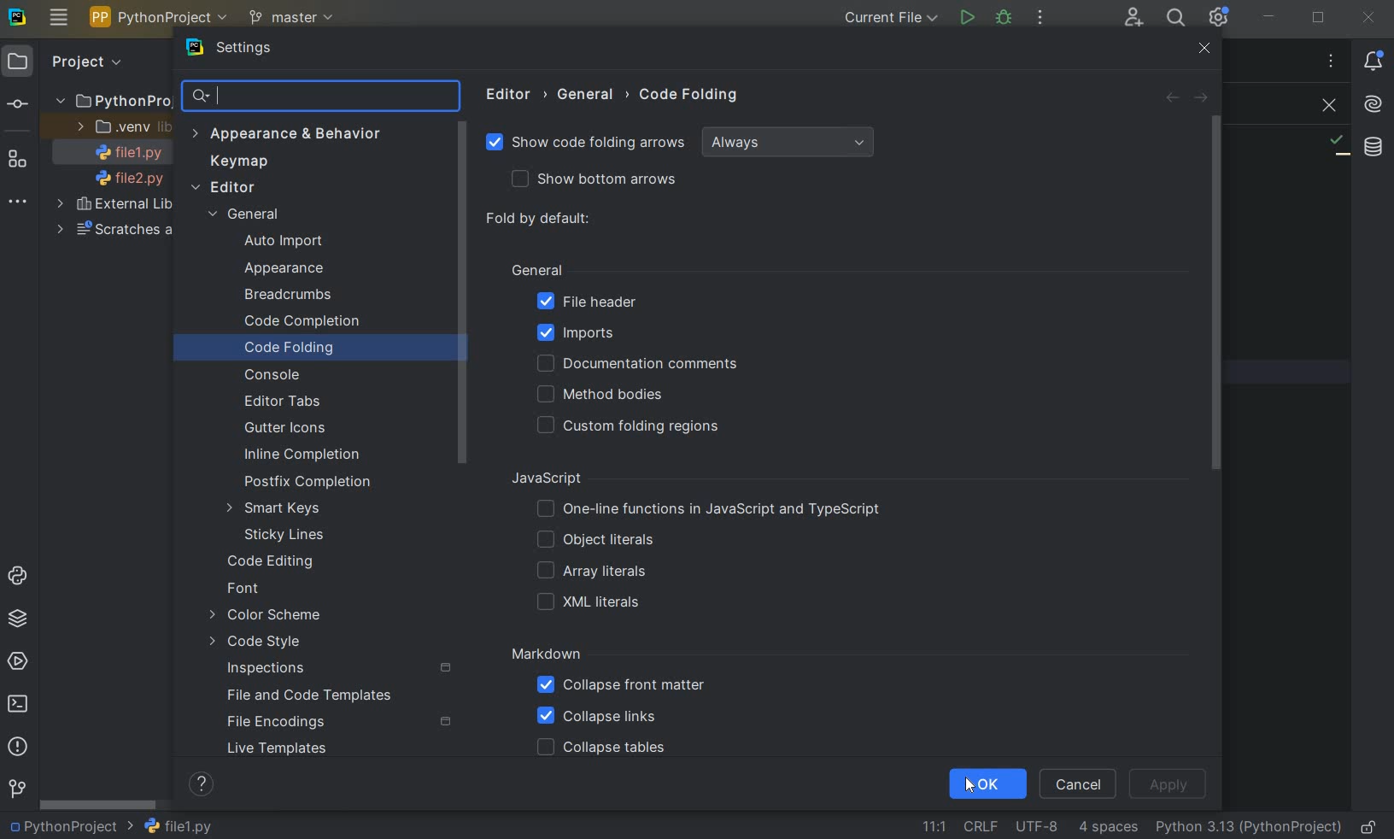 This screenshot has width=1394, height=839. Describe the element at coordinates (302, 322) in the screenshot. I see `CODE COMPLETION` at that location.